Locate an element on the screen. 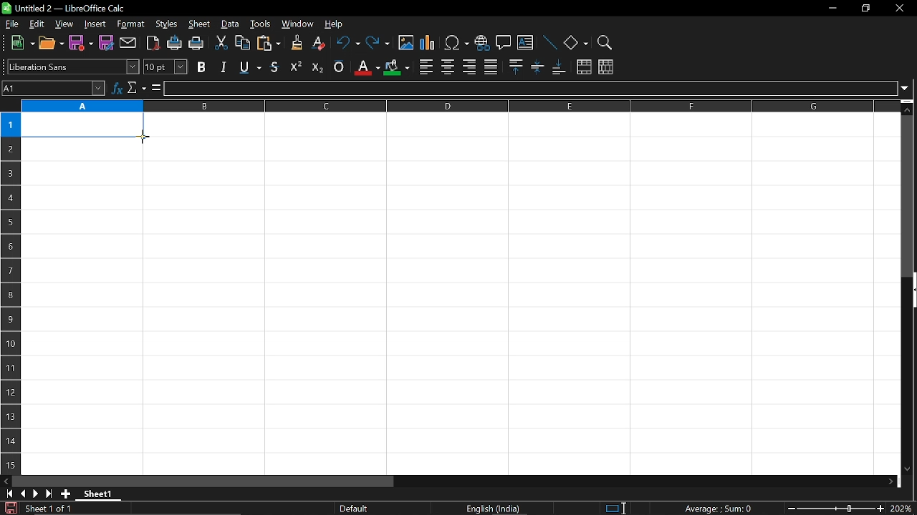 The width and height of the screenshot is (917, 515). English (India) is located at coordinates (494, 509).